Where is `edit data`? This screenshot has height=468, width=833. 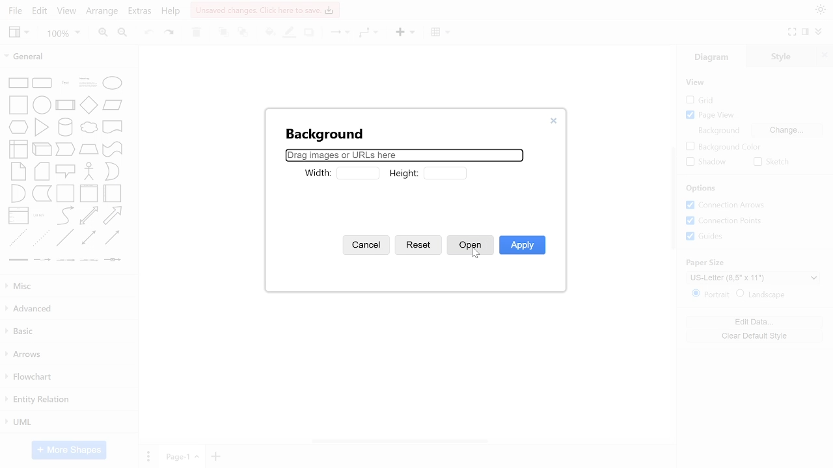 edit data is located at coordinates (756, 322).